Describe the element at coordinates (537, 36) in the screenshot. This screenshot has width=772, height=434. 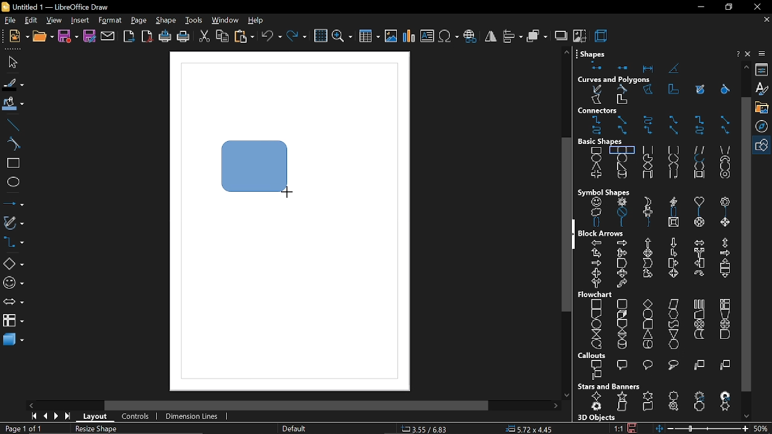
I see `arrange` at that location.